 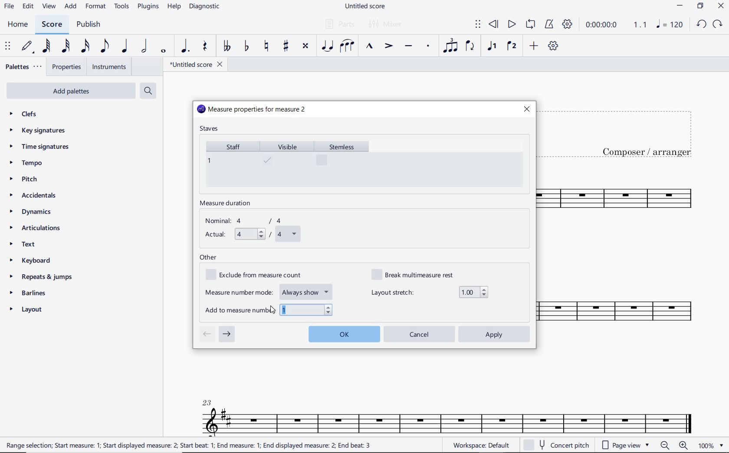 I want to click on RESTORE DOWN, so click(x=700, y=7).